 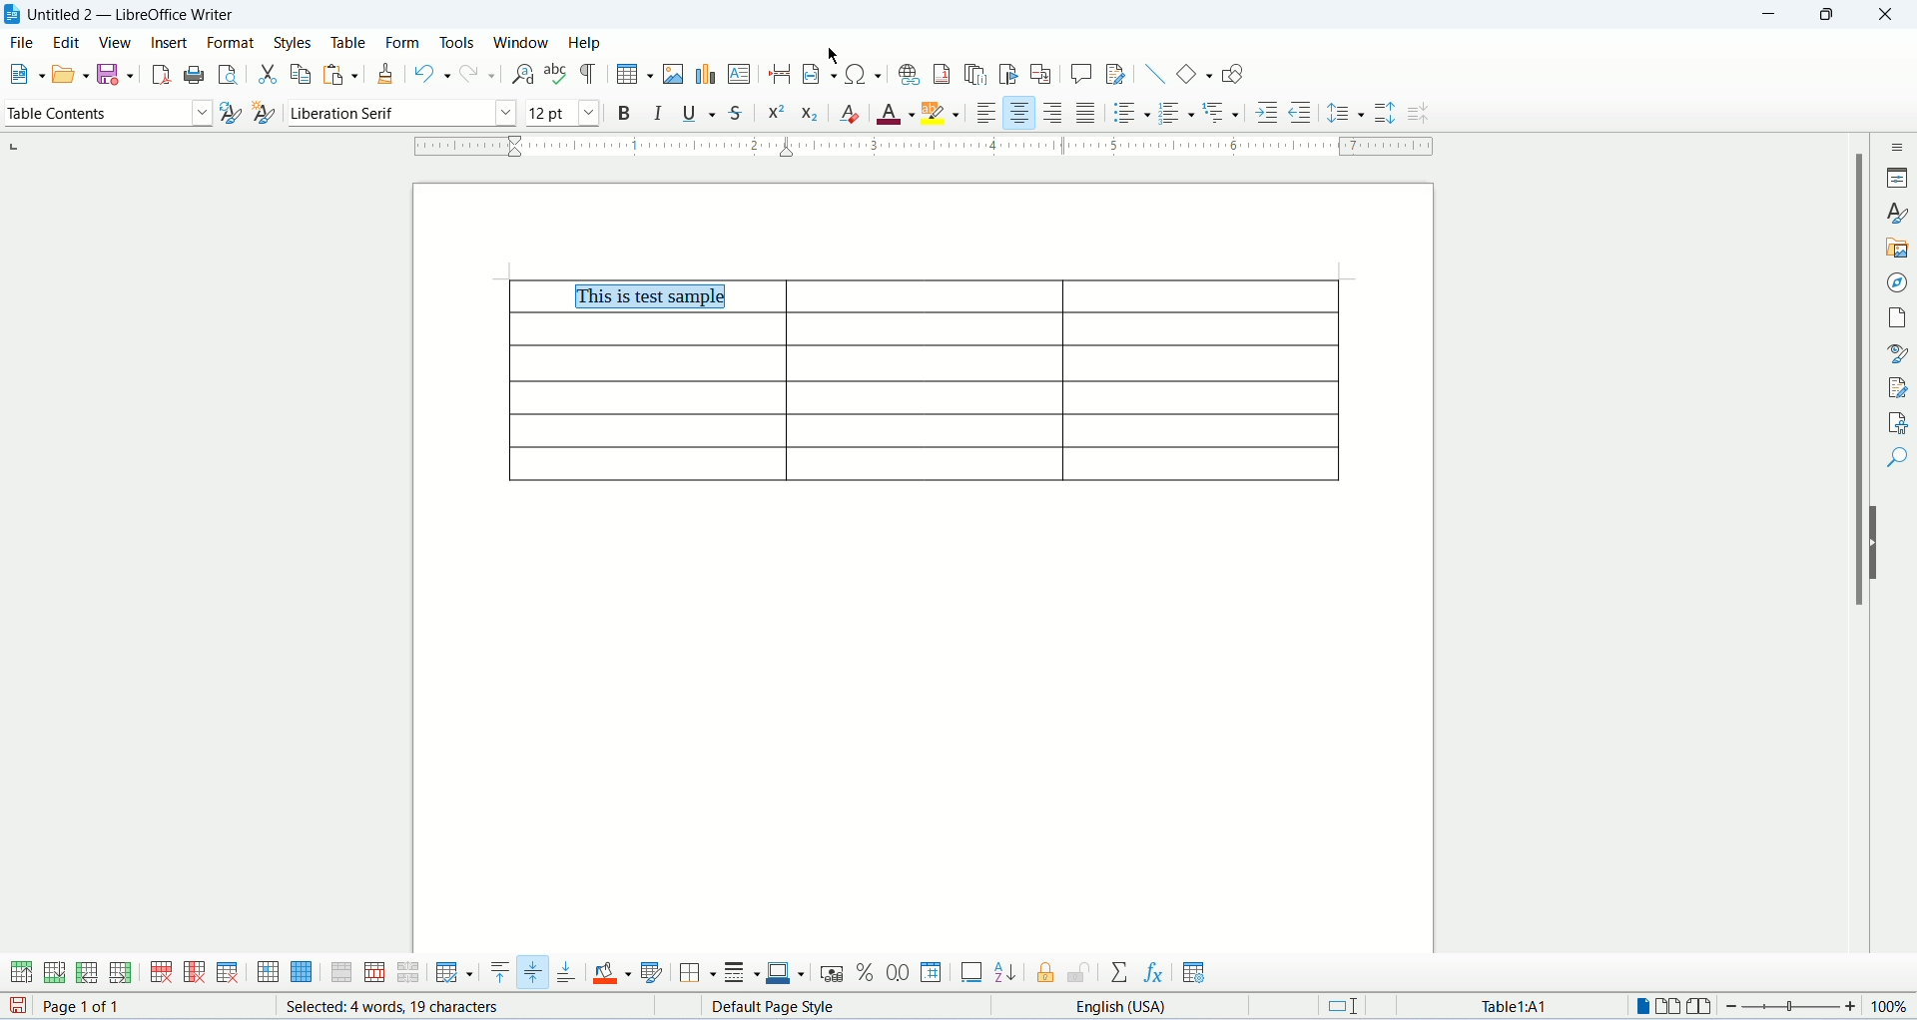 I want to click on navigator, so click(x=1898, y=280).